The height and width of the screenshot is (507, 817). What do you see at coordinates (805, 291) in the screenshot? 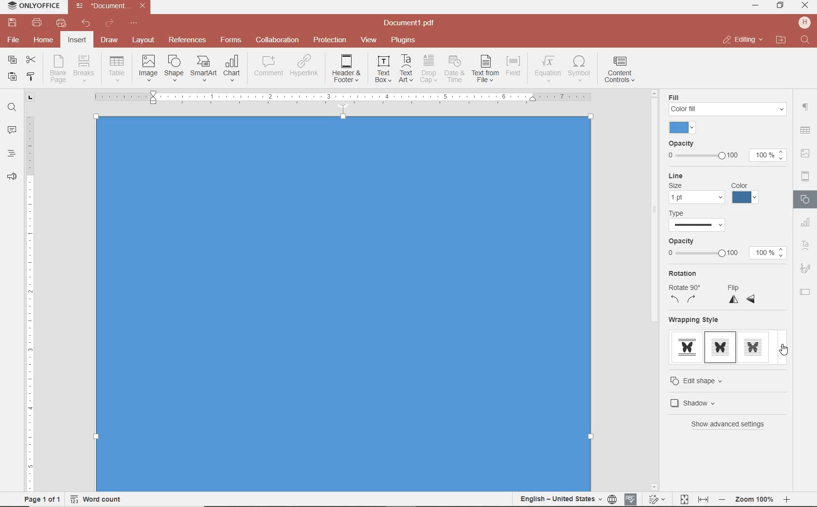
I see `TEXT FIELD` at bounding box center [805, 291].